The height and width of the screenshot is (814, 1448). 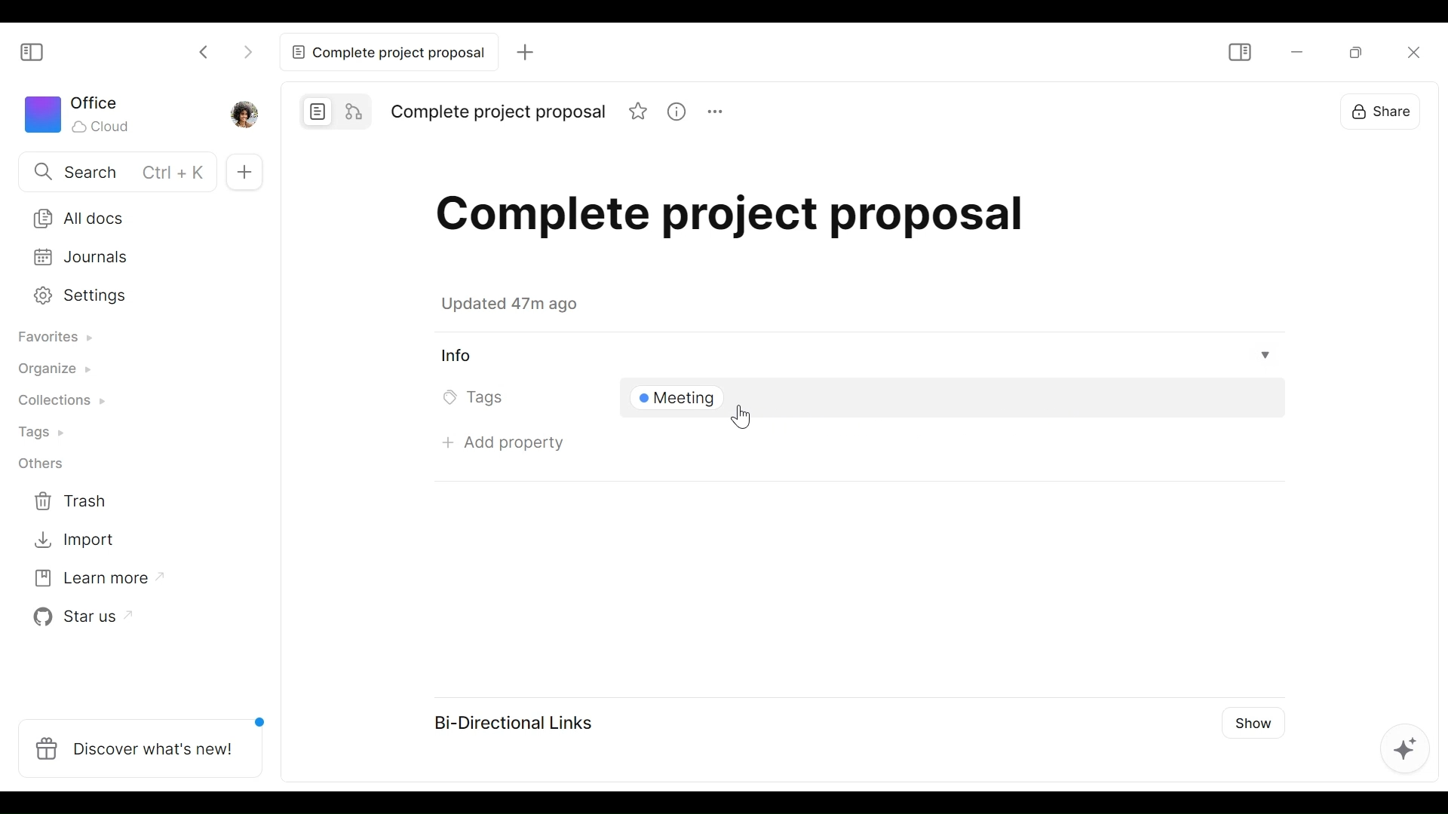 I want to click on Cursor, so click(x=741, y=418).